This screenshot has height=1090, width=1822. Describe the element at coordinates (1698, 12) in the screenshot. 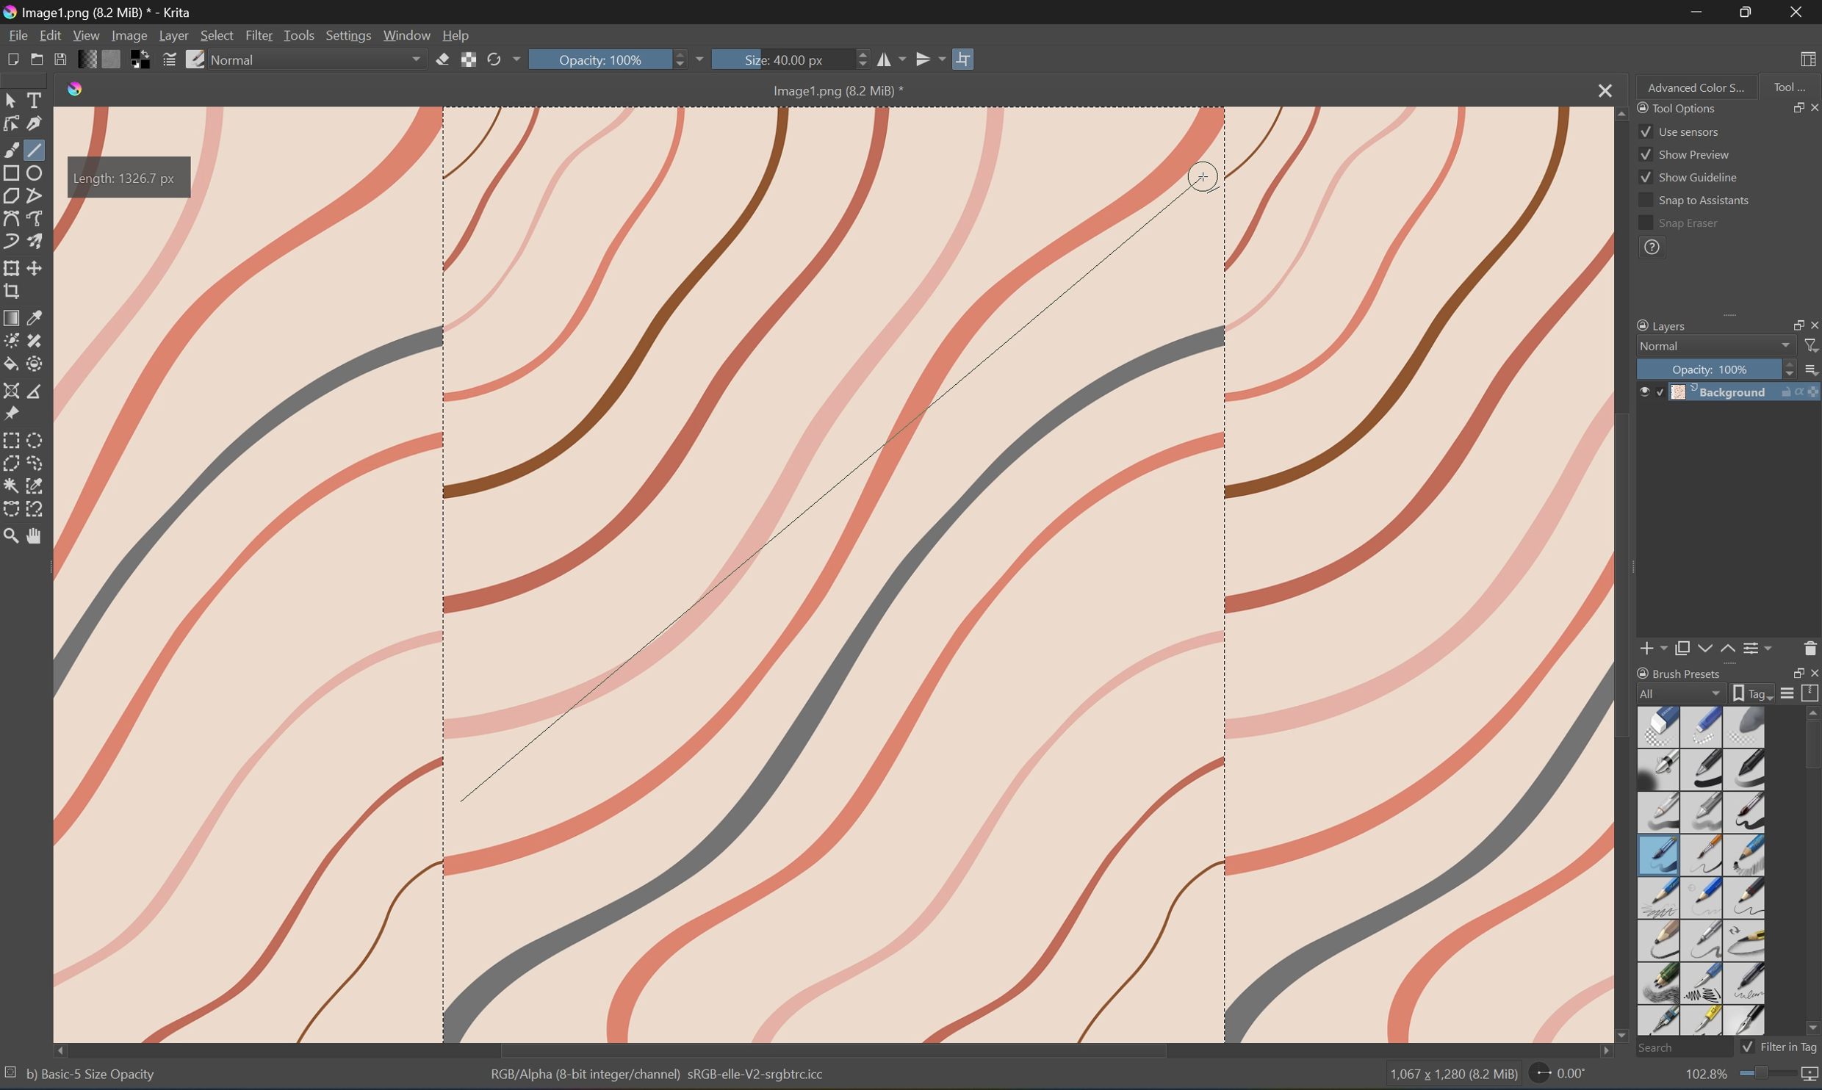

I see `Minimize` at that location.